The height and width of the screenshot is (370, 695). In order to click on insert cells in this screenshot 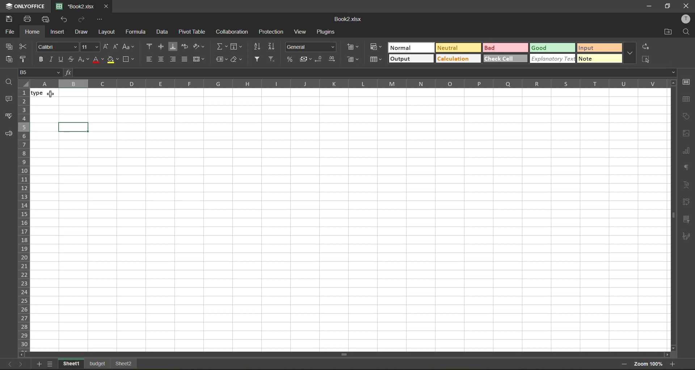, I will do `click(353, 47)`.